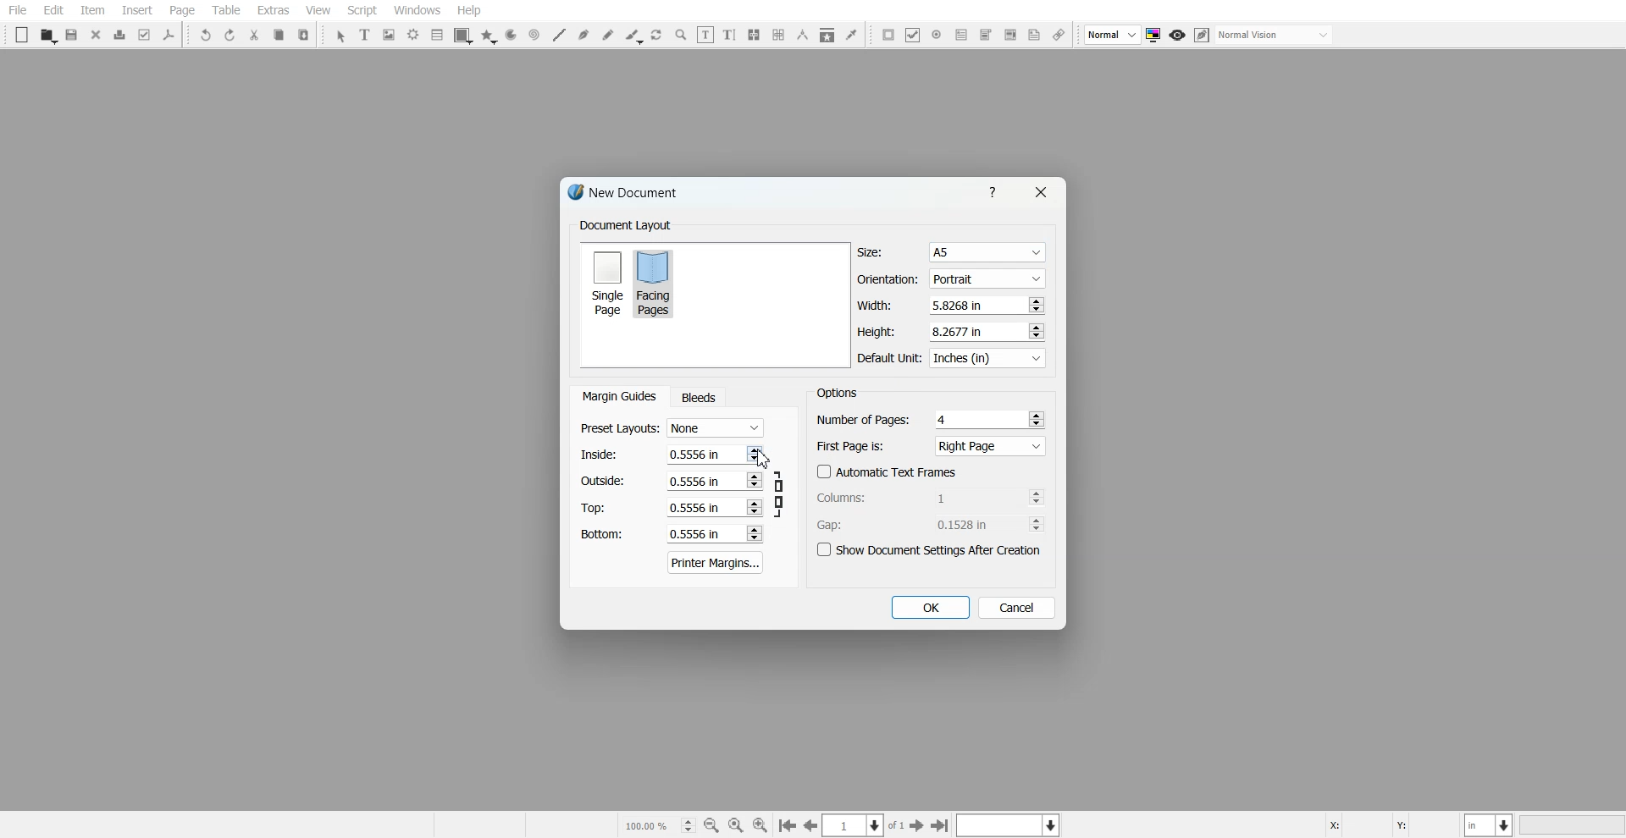  Describe the element at coordinates (278, 35) in the screenshot. I see `Copy` at that location.